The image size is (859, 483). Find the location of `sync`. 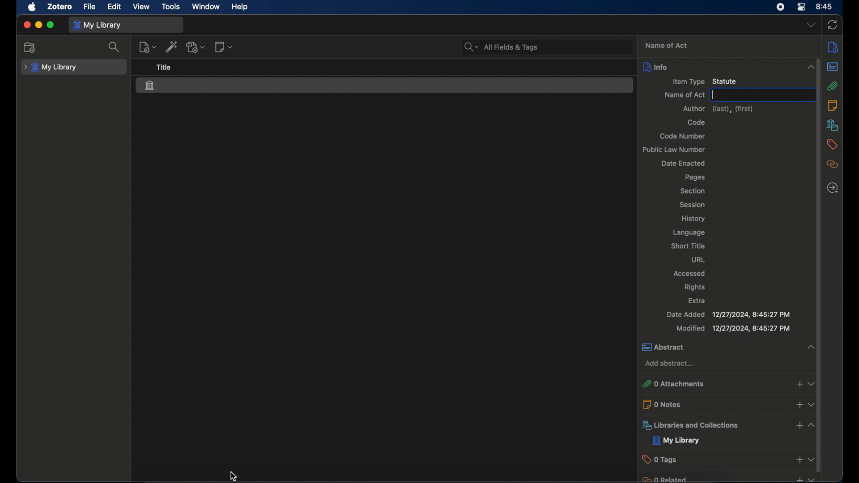

sync is located at coordinates (833, 25).